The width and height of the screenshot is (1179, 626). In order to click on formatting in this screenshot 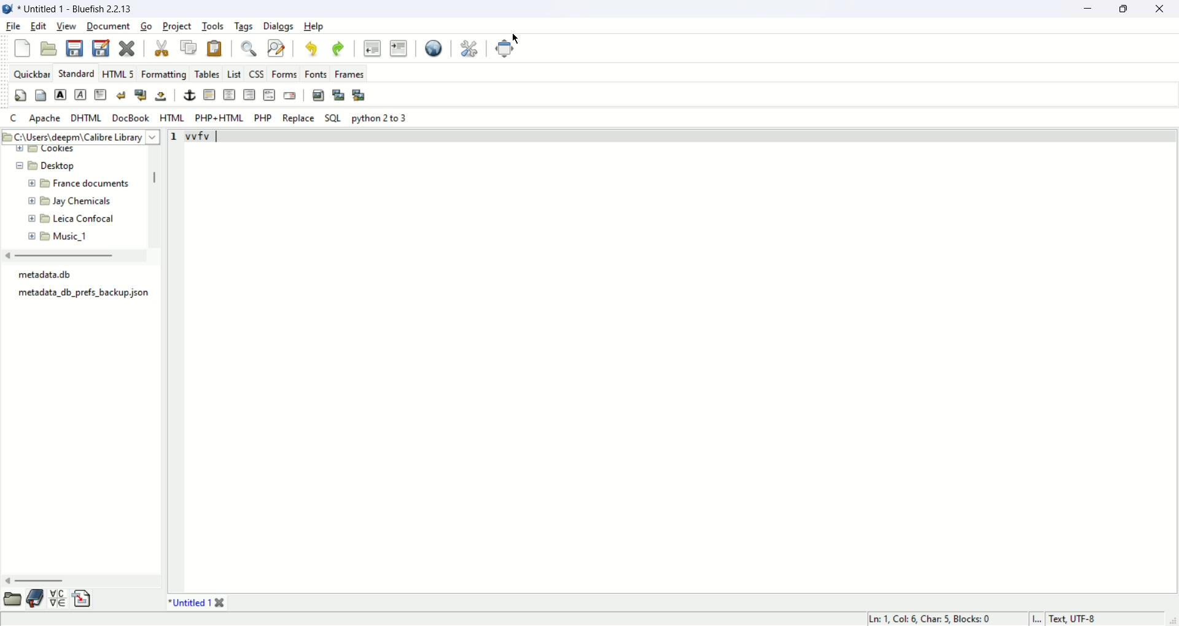, I will do `click(164, 72)`.